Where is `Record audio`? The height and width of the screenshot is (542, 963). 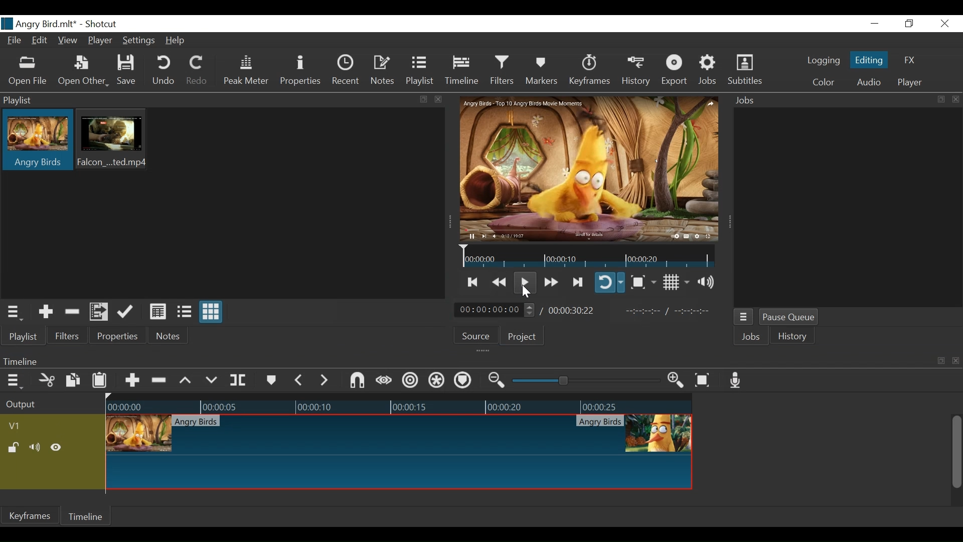 Record audio is located at coordinates (736, 381).